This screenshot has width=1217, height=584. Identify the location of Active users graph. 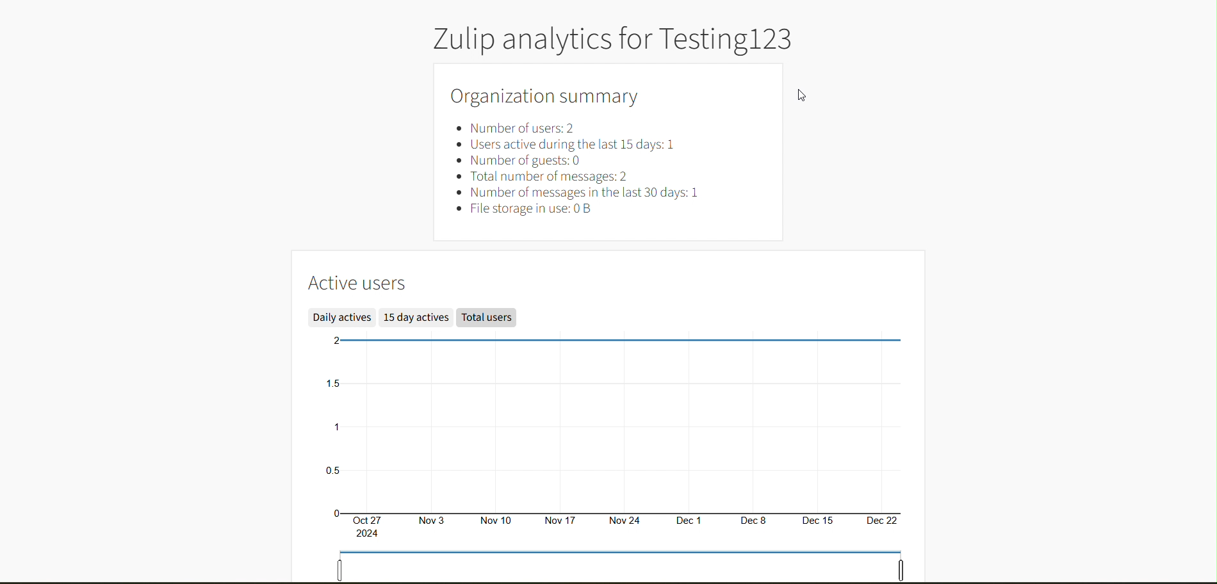
(610, 455).